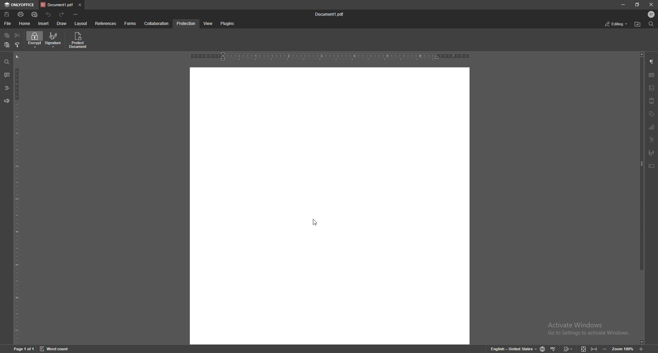  What do you see at coordinates (651, 114) in the screenshot?
I see `shapes` at bounding box center [651, 114].